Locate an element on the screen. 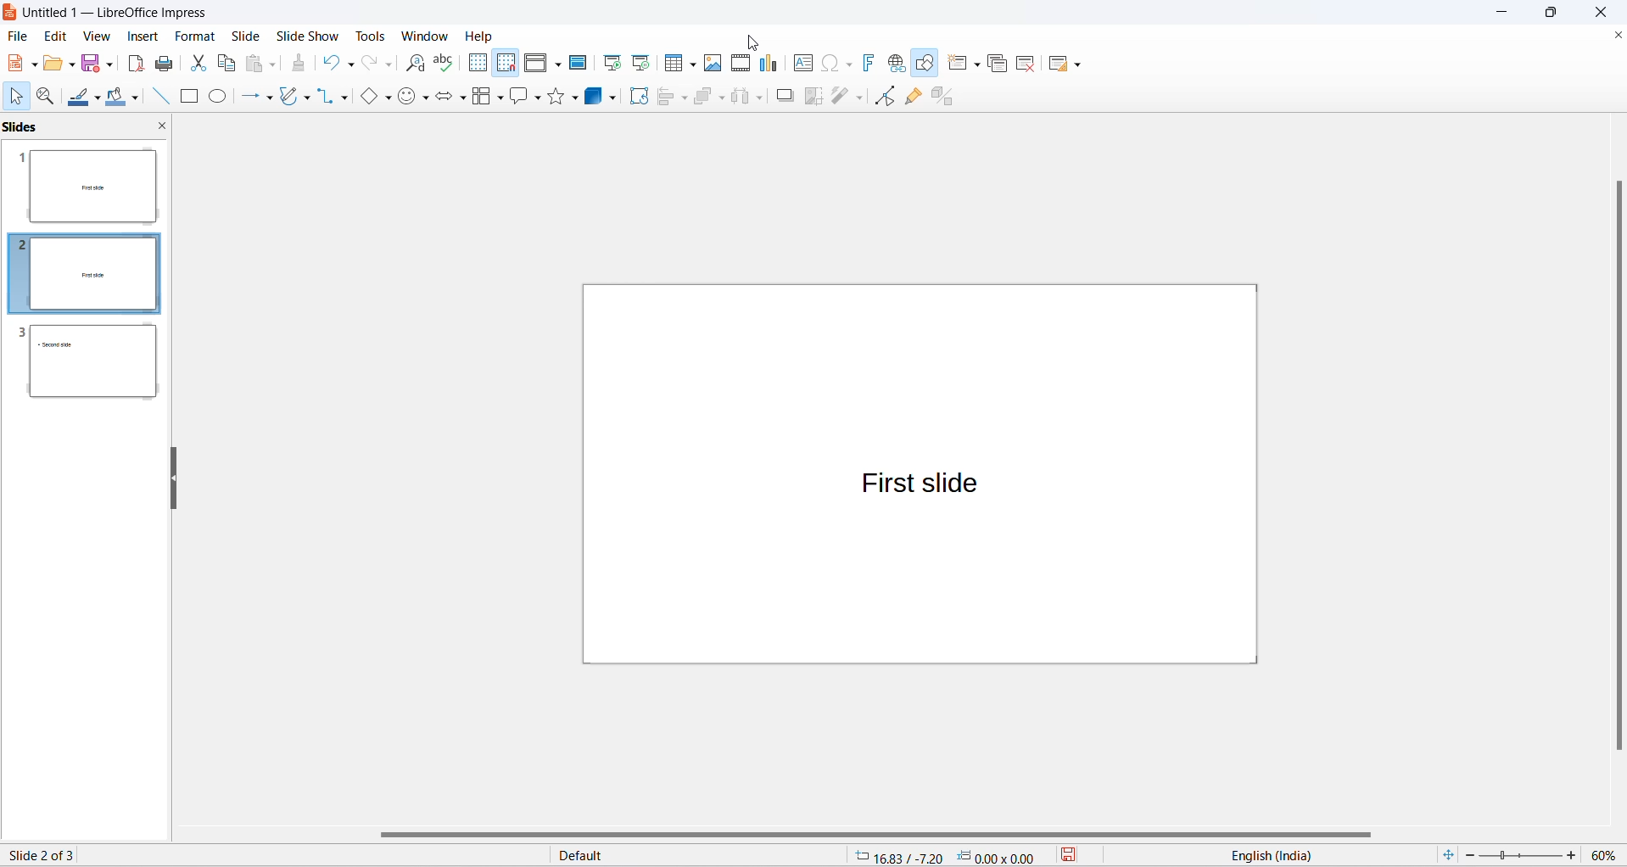  redo is located at coordinates (370, 62).